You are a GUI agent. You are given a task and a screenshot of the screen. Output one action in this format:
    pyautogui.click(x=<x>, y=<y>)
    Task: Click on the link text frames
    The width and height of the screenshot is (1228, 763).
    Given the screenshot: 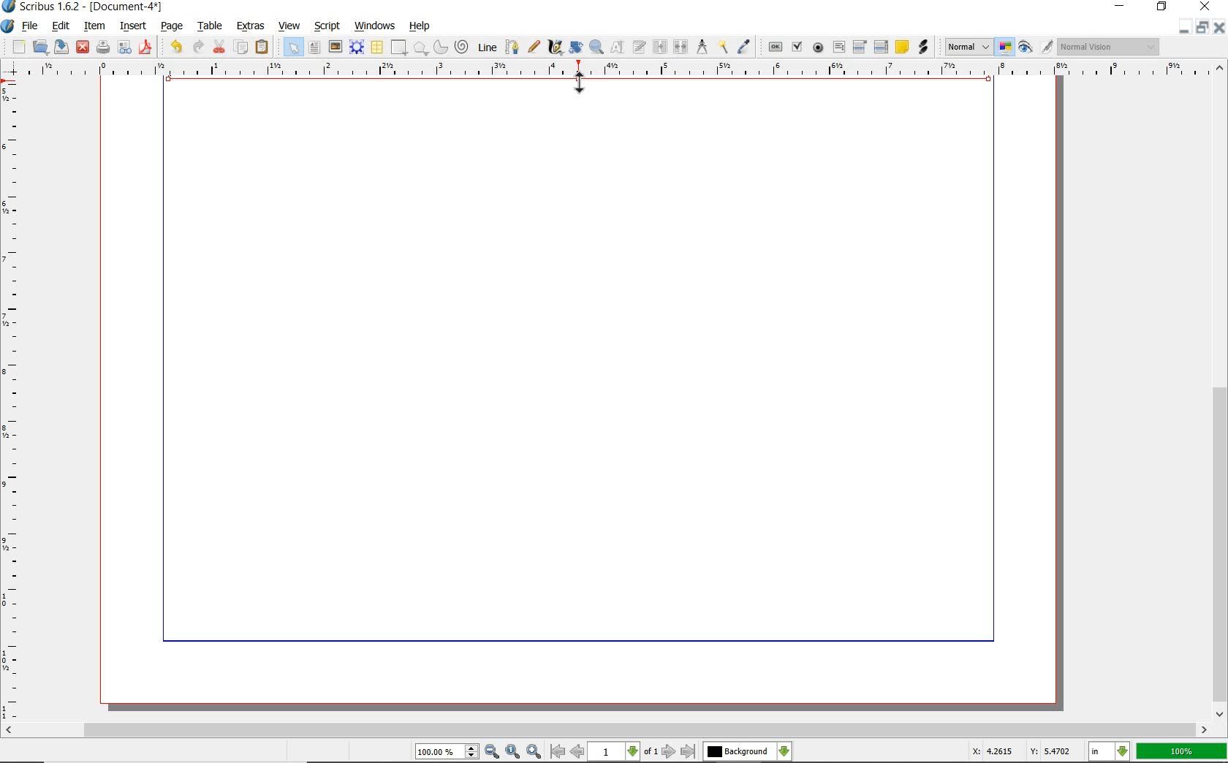 What is the action you would take?
    pyautogui.click(x=658, y=46)
    